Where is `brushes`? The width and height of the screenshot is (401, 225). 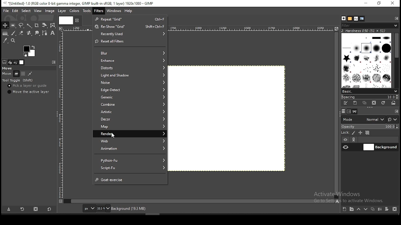 brushes is located at coordinates (344, 18).